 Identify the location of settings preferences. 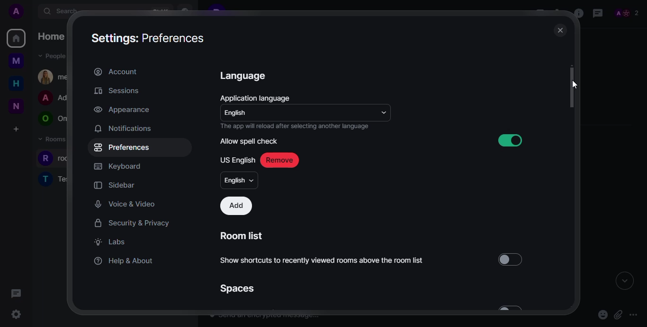
(150, 37).